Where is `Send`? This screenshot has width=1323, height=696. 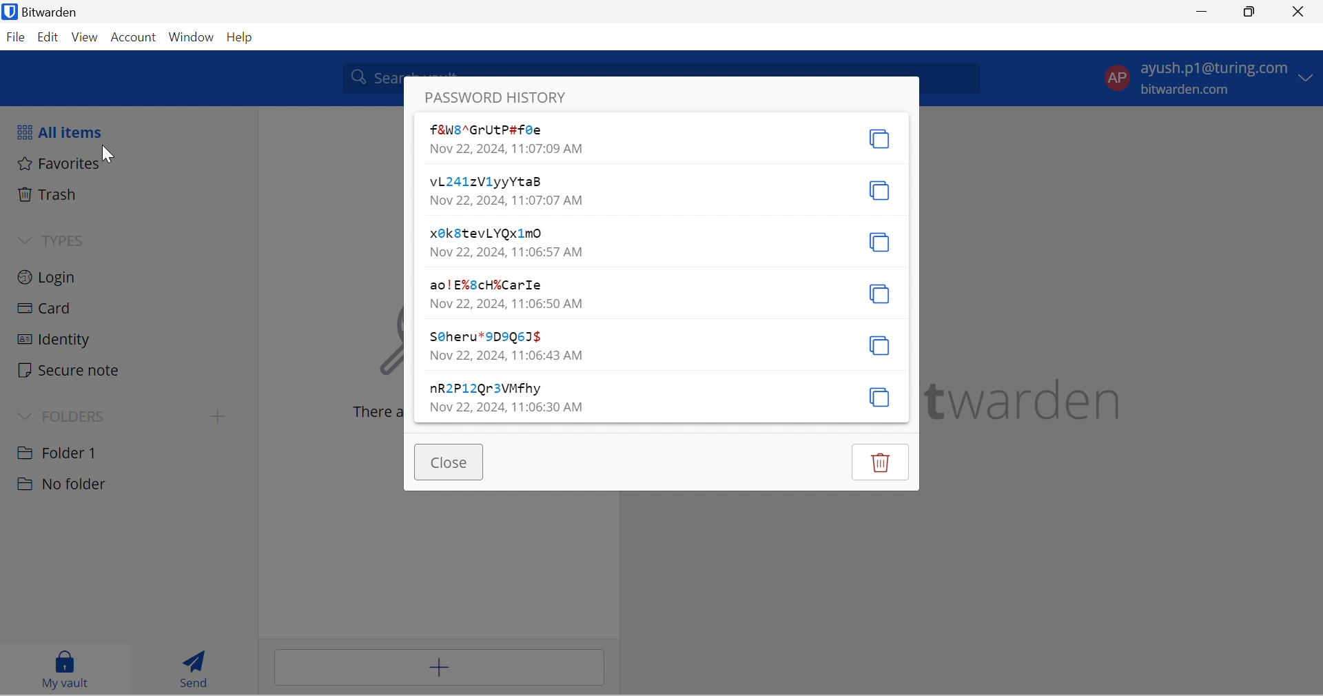 Send is located at coordinates (189, 666).